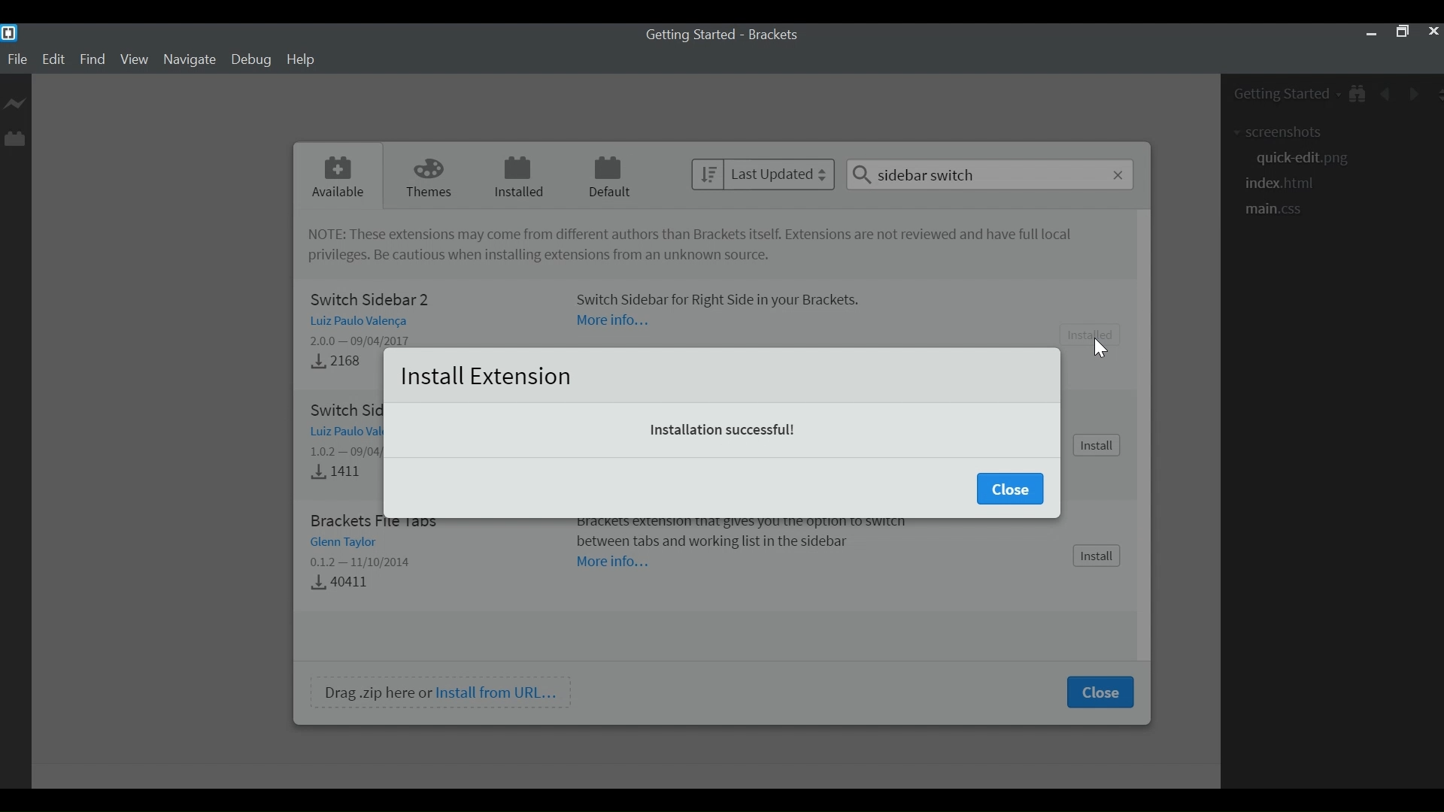 The width and height of the screenshot is (1444, 812). I want to click on Navigate, so click(191, 60).